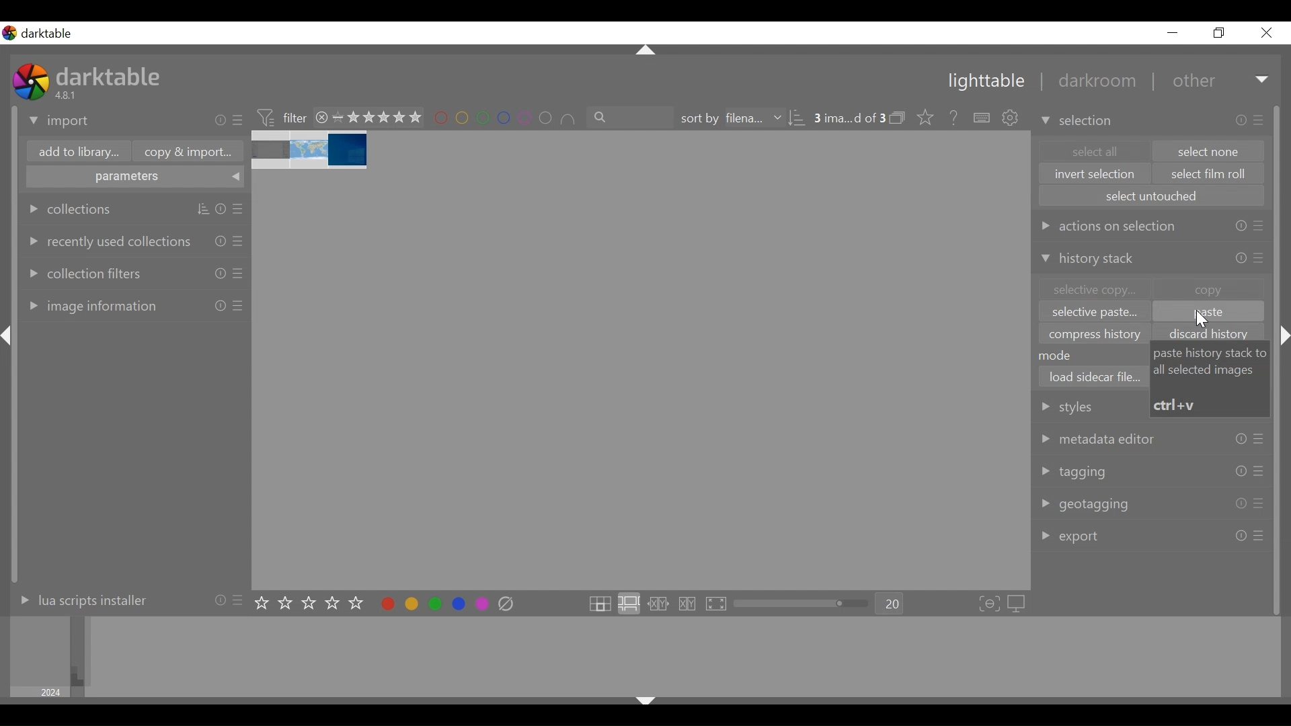  I want to click on close, so click(322, 117).